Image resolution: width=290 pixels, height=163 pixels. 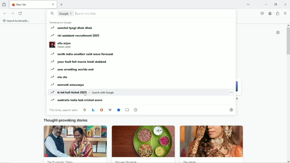 What do you see at coordinates (92, 110) in the screenshot?
I see `bing` at bounding box center [92, 110].